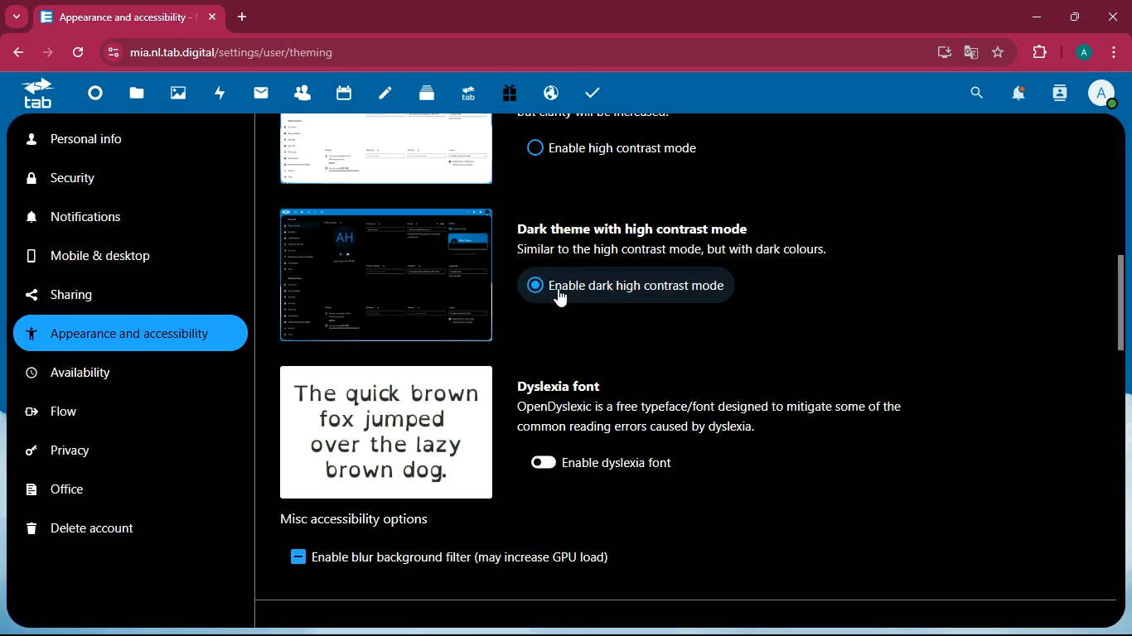 Image resolution: width=1132 pixels, height=636 pixels. What do you see at coordinates (17, 53) in the screenshot?
I see `back` at bounding box center [17, 53].